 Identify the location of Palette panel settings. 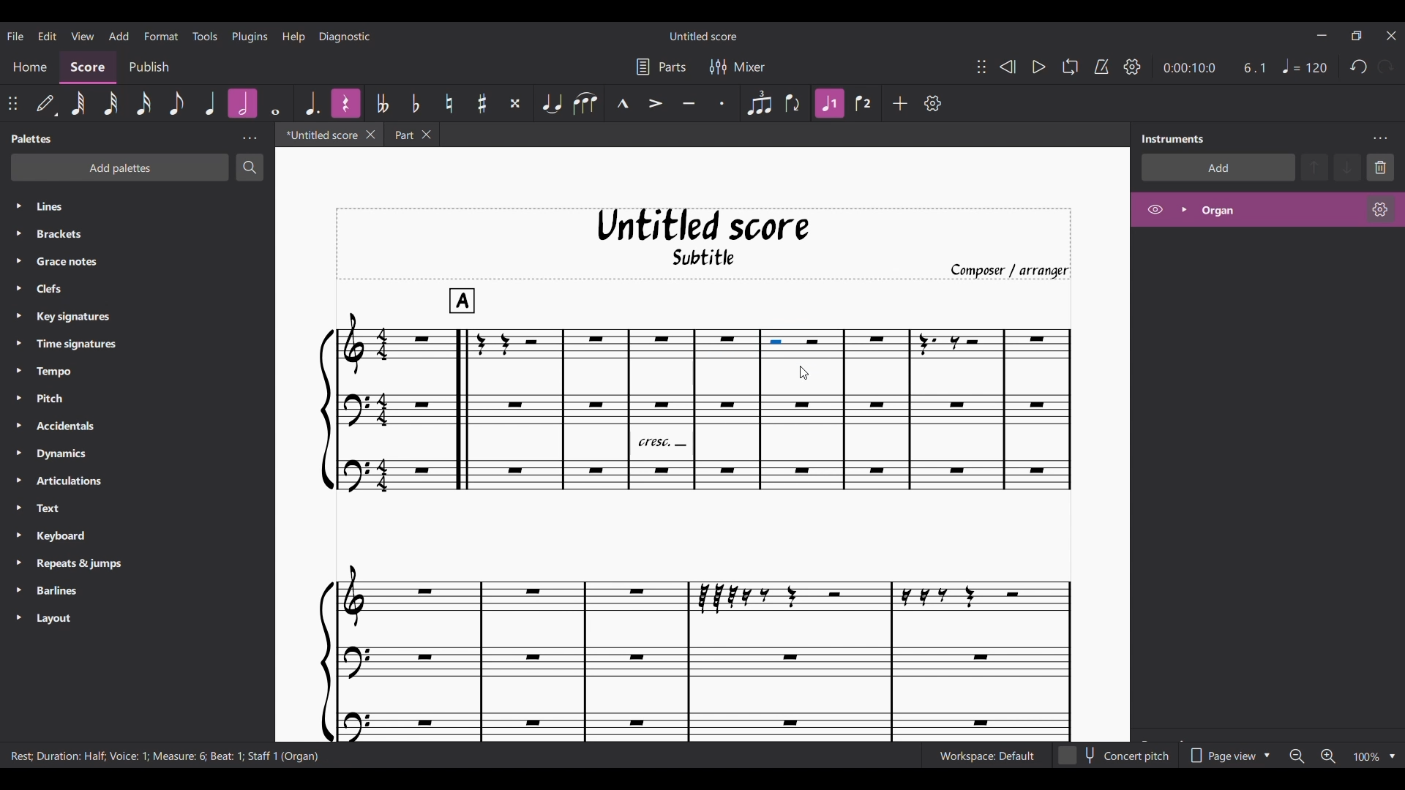
(250, 139).